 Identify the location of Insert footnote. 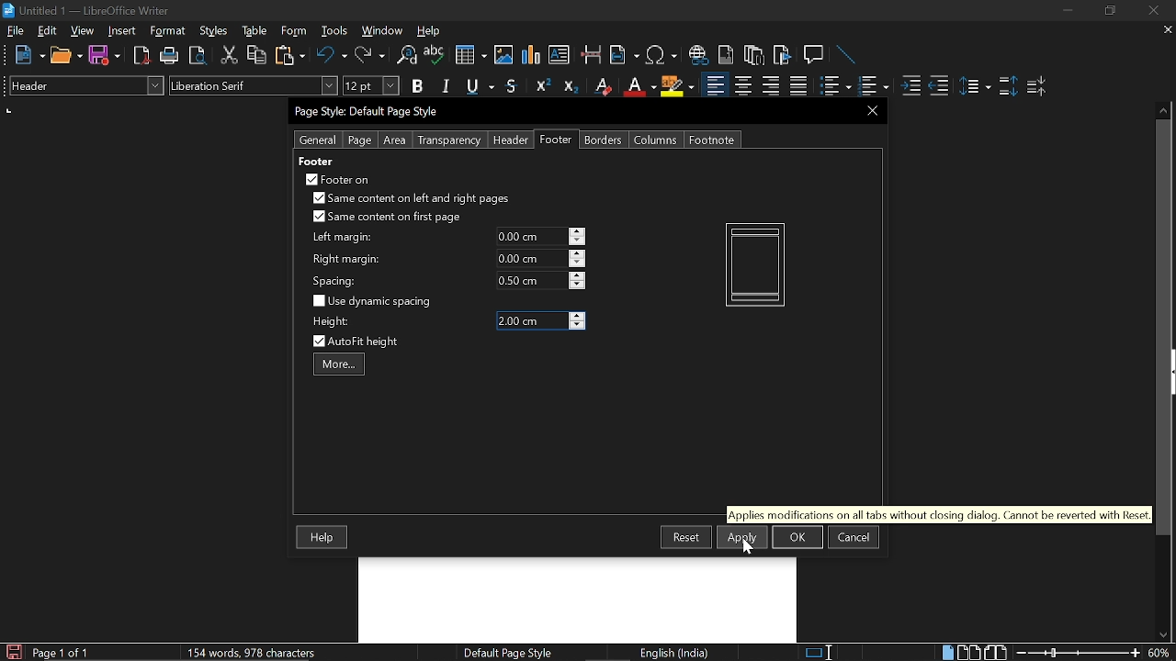
(754, 55).